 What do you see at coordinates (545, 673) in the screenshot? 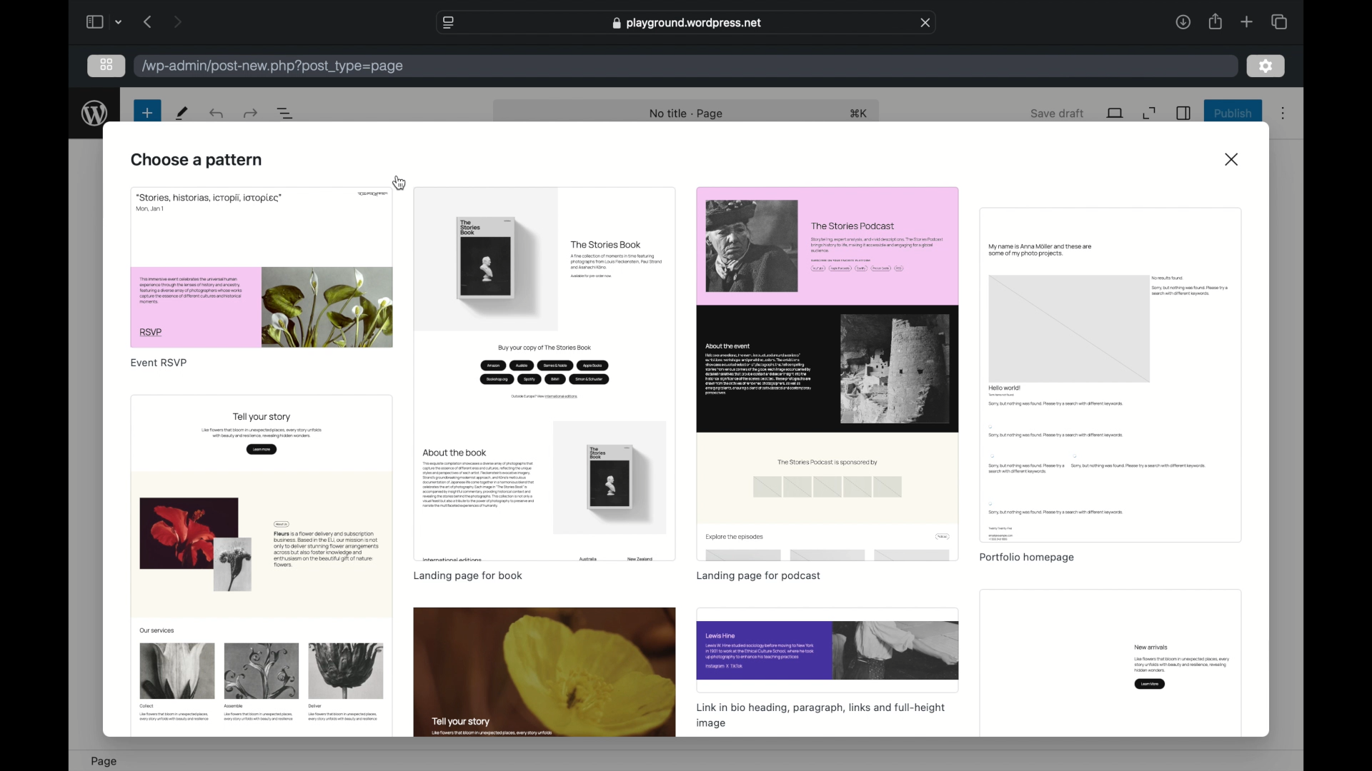
I see `preview` at bounding box center [545, 673].